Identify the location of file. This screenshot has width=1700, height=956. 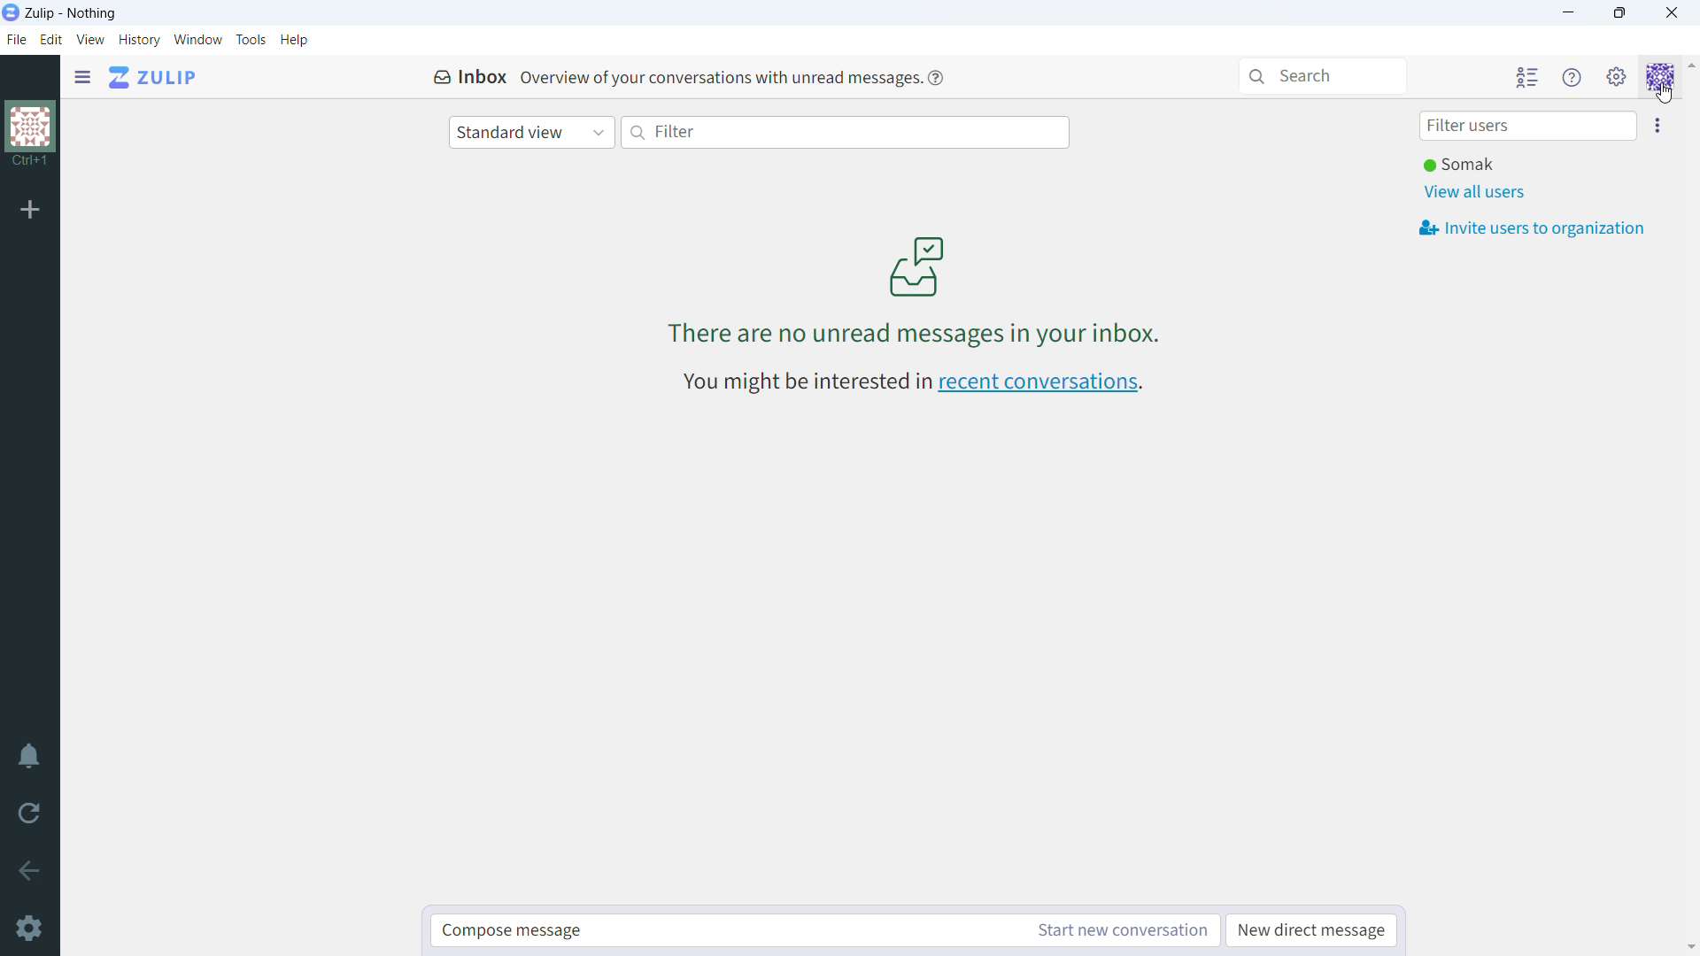
(17, 40).